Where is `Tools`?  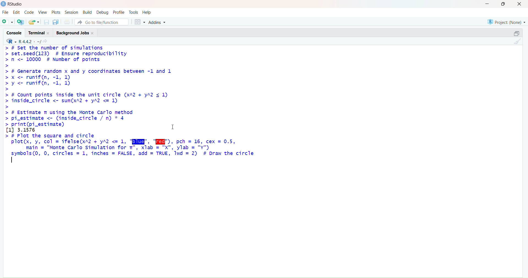 Tools is located at coordinates (134, 12).